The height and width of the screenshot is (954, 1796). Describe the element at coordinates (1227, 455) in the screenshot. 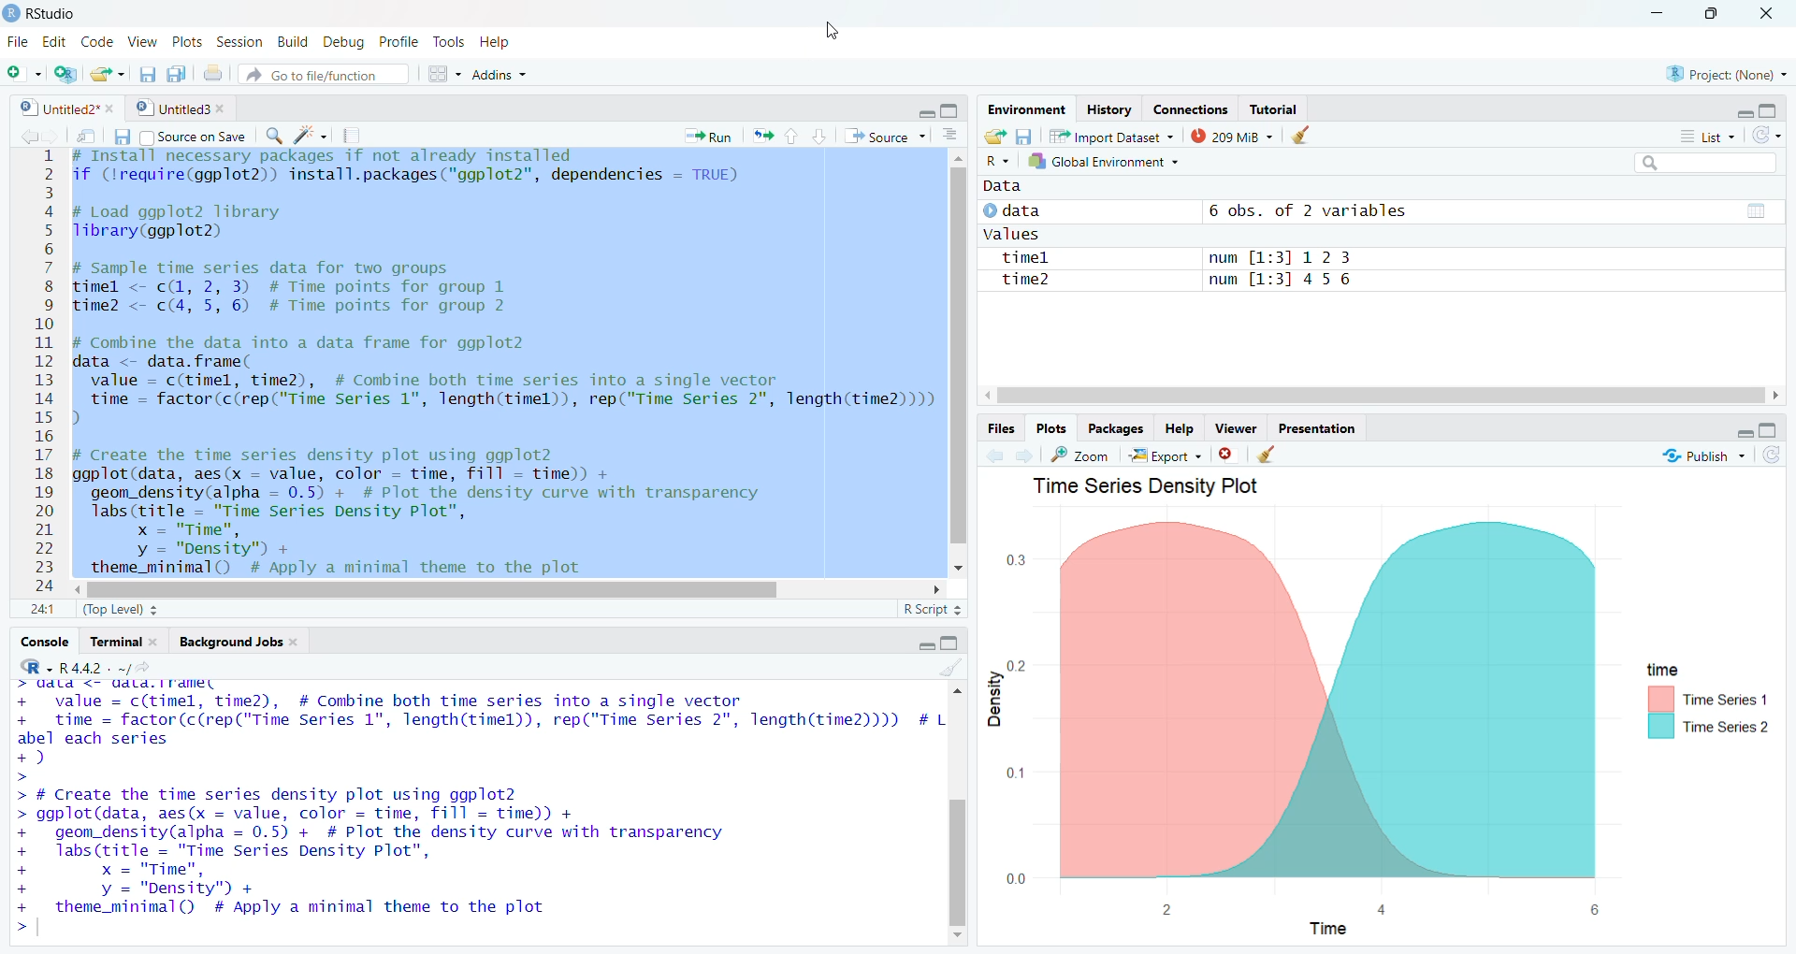

I see `Delete` at that location.